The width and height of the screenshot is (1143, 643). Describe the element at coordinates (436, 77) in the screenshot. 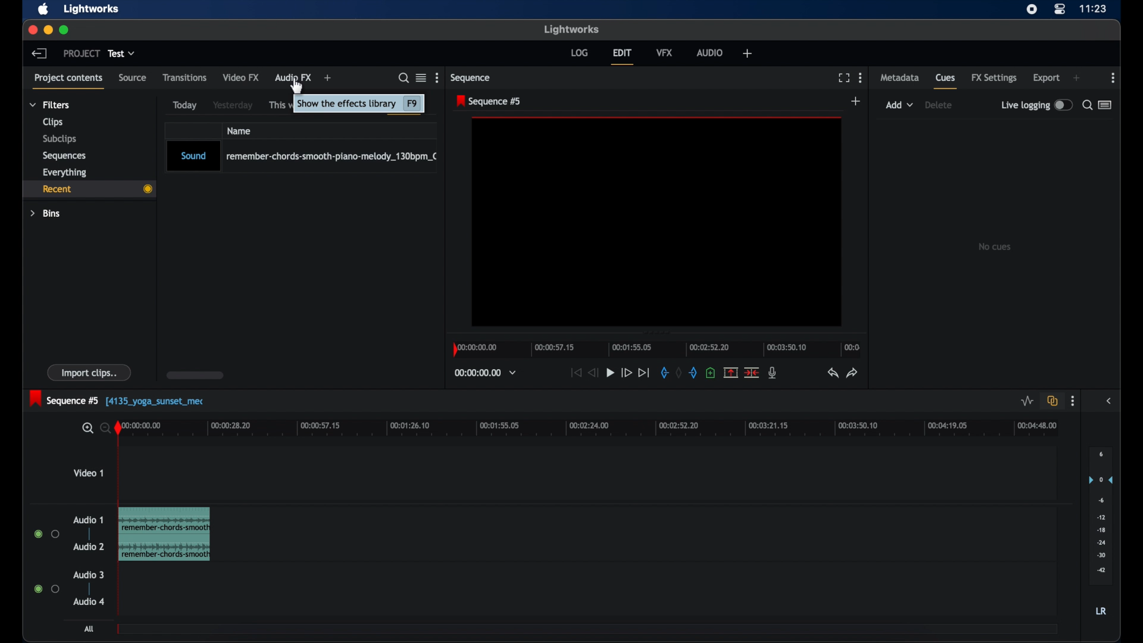

I see `more options` at that location.